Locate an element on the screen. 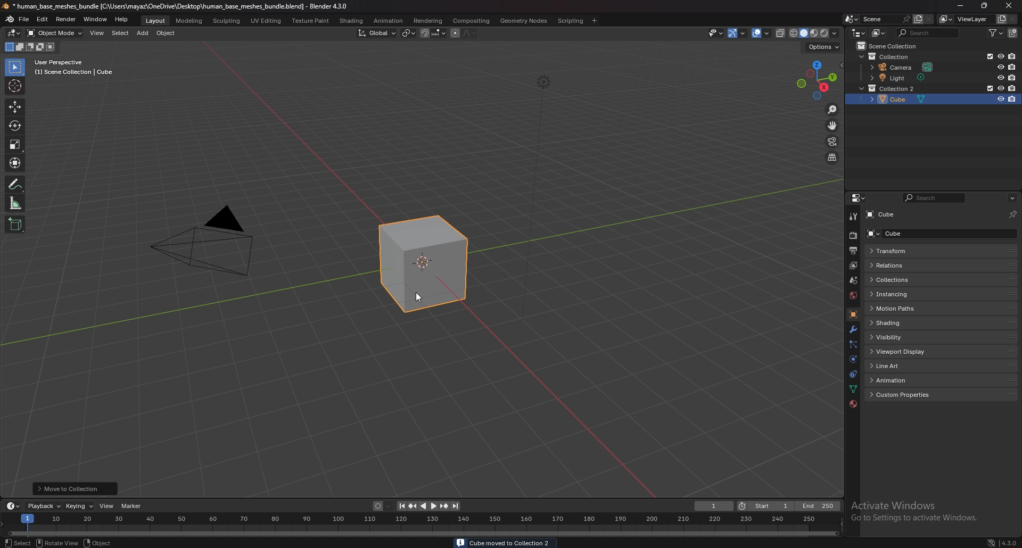 The height and width of the screenshot is (548, 1022). snapping is located at coordinates (433, 33).